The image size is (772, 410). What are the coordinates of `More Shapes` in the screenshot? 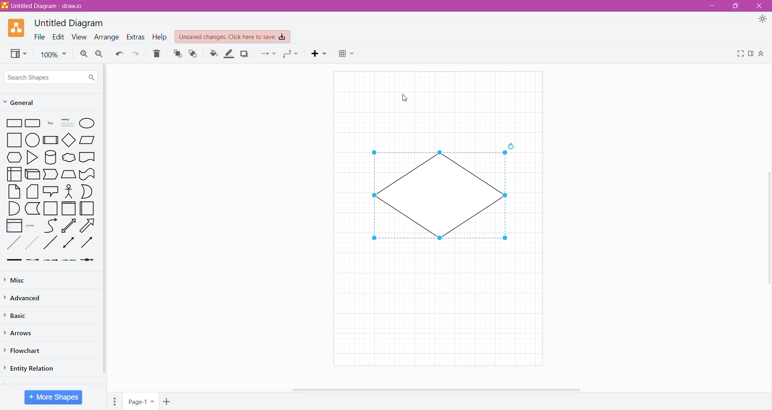 It's located at (53, 397).